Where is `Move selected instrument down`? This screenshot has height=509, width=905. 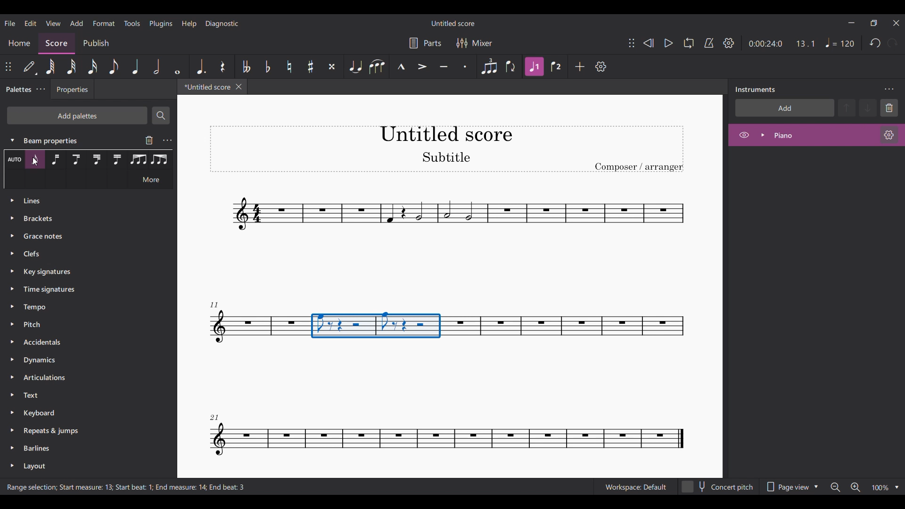 Move selected instrument down is located at coordinates (868, 107).